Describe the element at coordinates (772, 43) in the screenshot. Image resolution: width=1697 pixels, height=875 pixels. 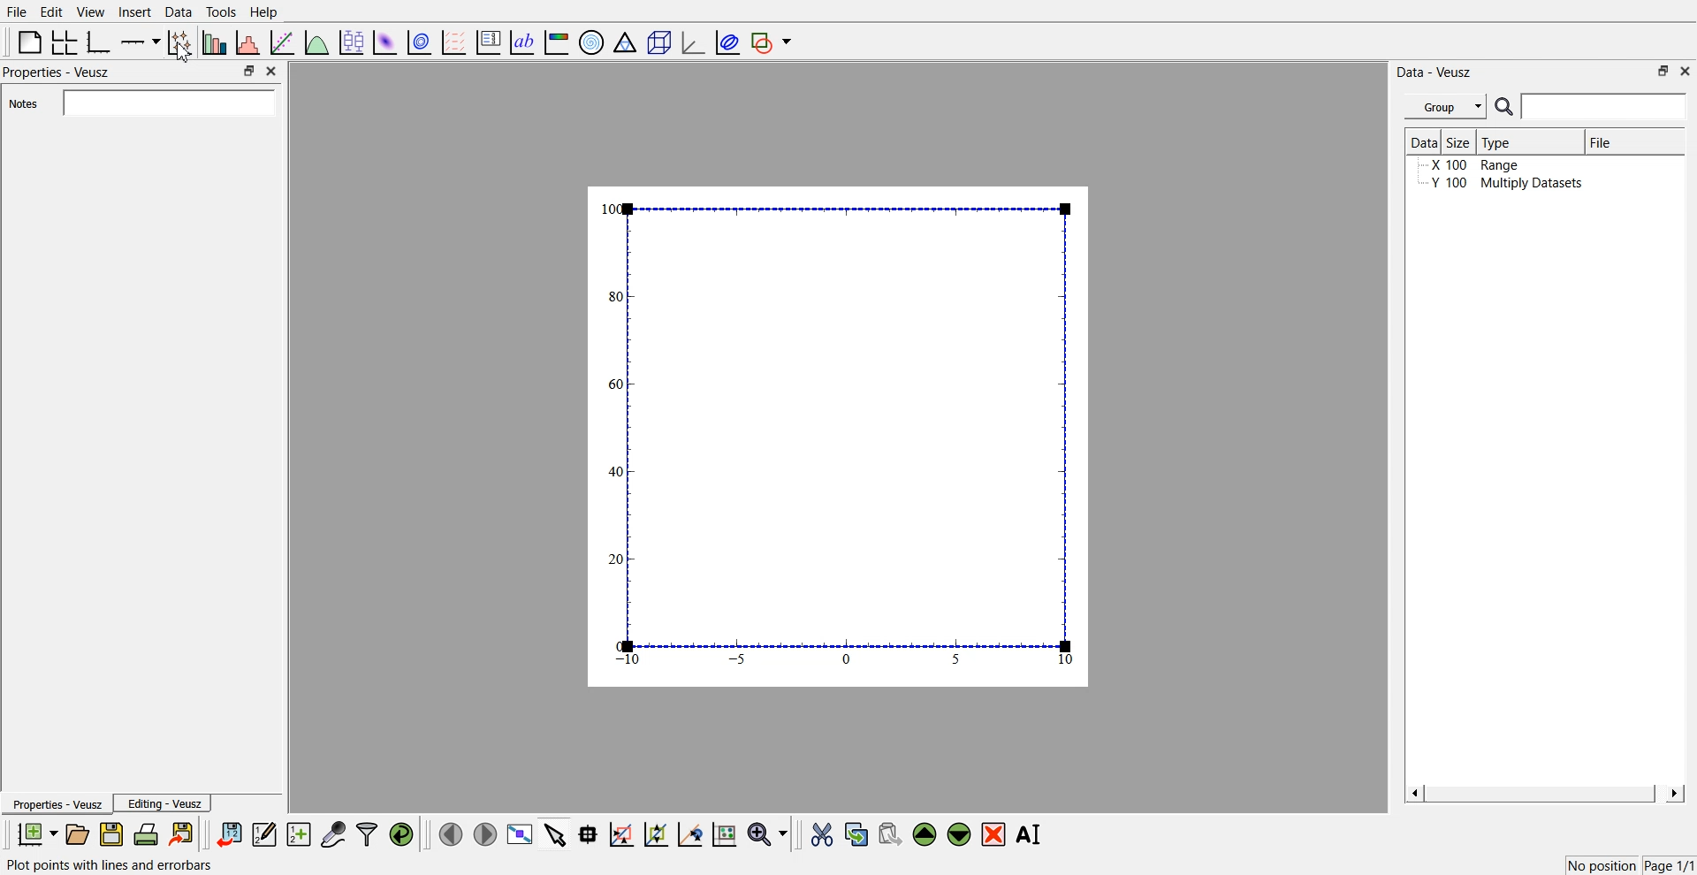
I see `add a shape` at that location.